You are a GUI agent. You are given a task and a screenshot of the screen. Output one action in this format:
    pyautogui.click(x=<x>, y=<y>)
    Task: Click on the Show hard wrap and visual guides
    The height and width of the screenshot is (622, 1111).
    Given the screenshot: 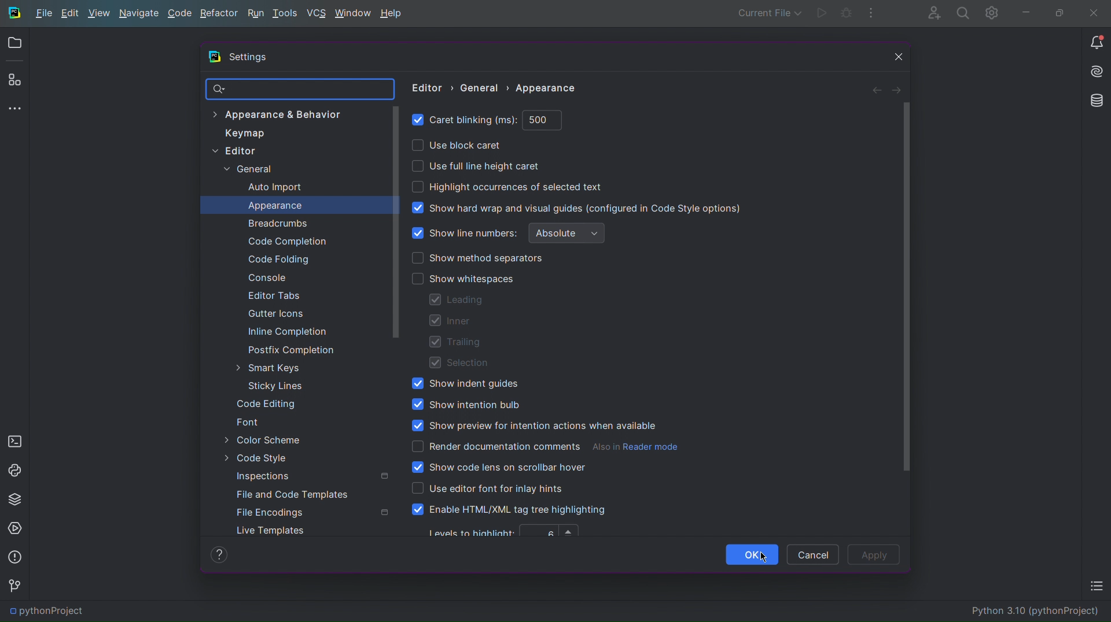 What is the action you would take?
    pyautogui.click(x=579, y=208)
    